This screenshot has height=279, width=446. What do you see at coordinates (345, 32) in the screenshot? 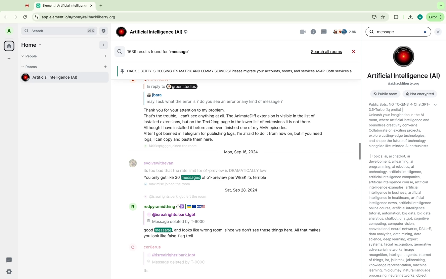
I see `people` at bounding box center [345, 32].